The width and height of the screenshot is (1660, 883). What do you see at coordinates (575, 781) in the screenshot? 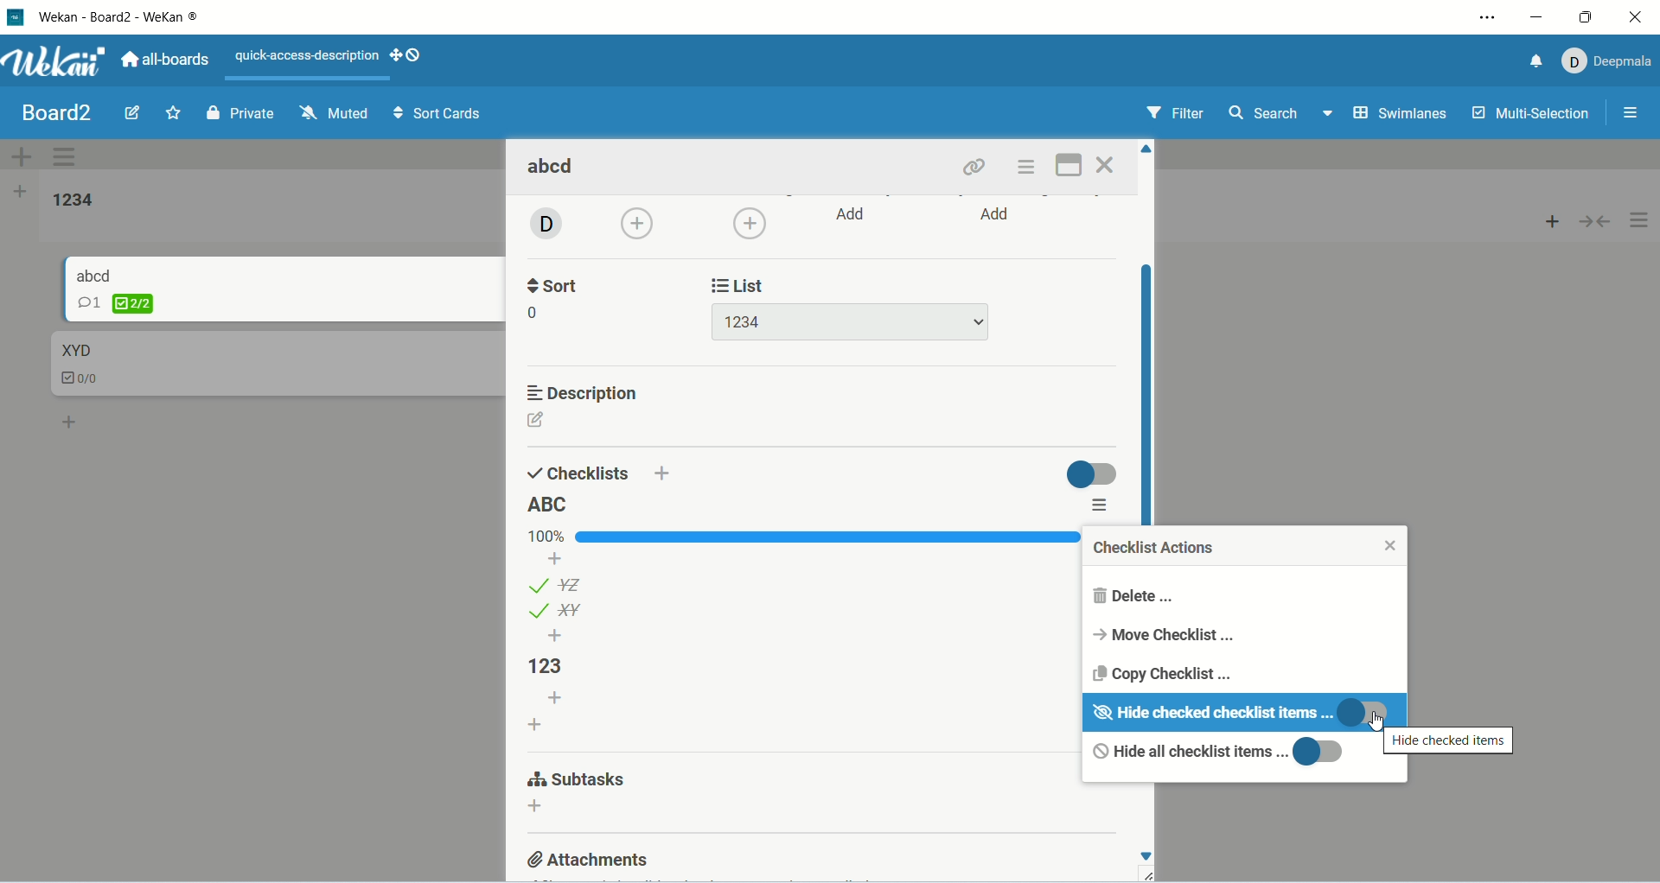
I see `subtasks` at bounding box center [575, 781].